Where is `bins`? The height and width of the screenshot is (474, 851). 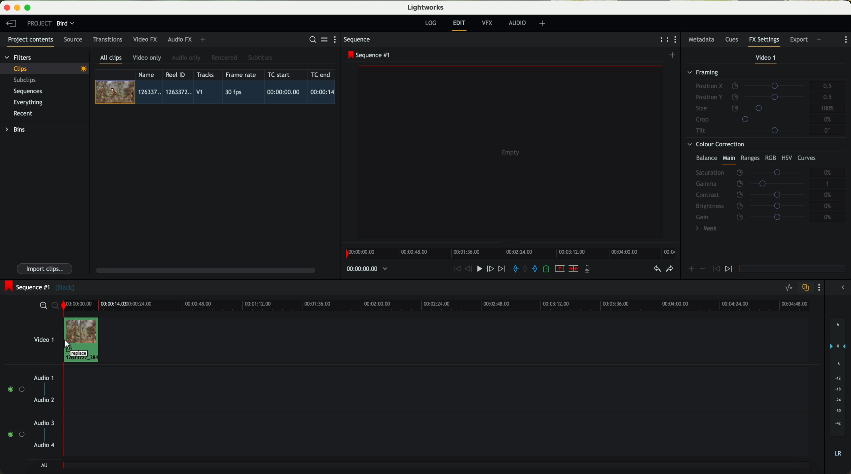 bins is located at coordinates (16, 130).